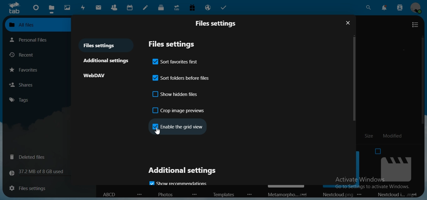  Describe the element at coordinates (354, 80) in the screenshot. I see `scroll bar` at that location.